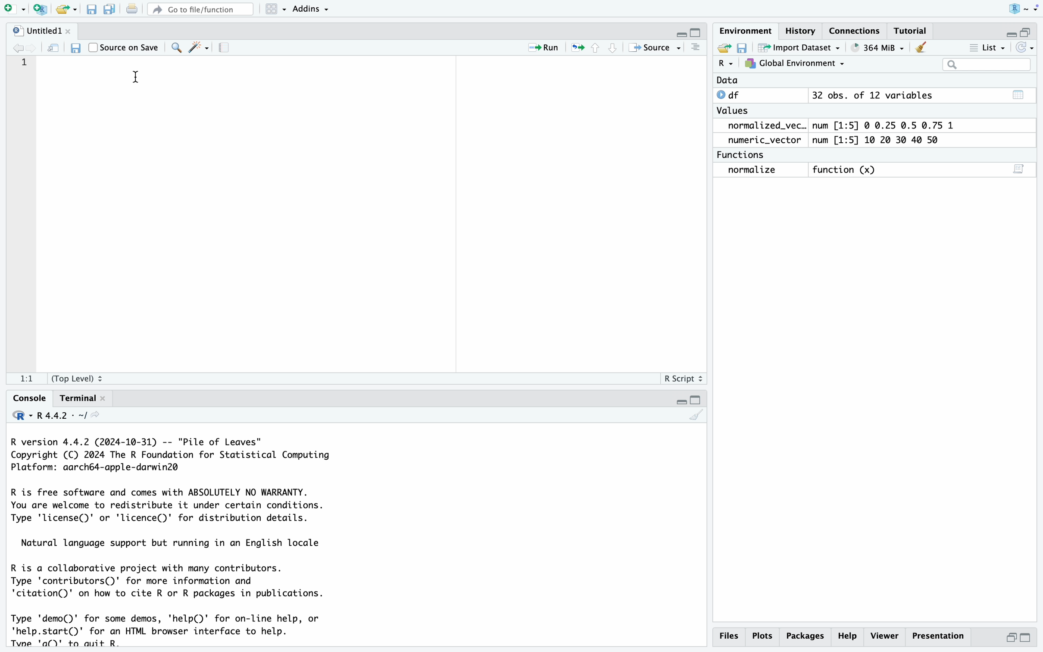  Describe the element at coordinates (872, 96) in the screenshot. I see `32 obs. of 12 variables` at that location.